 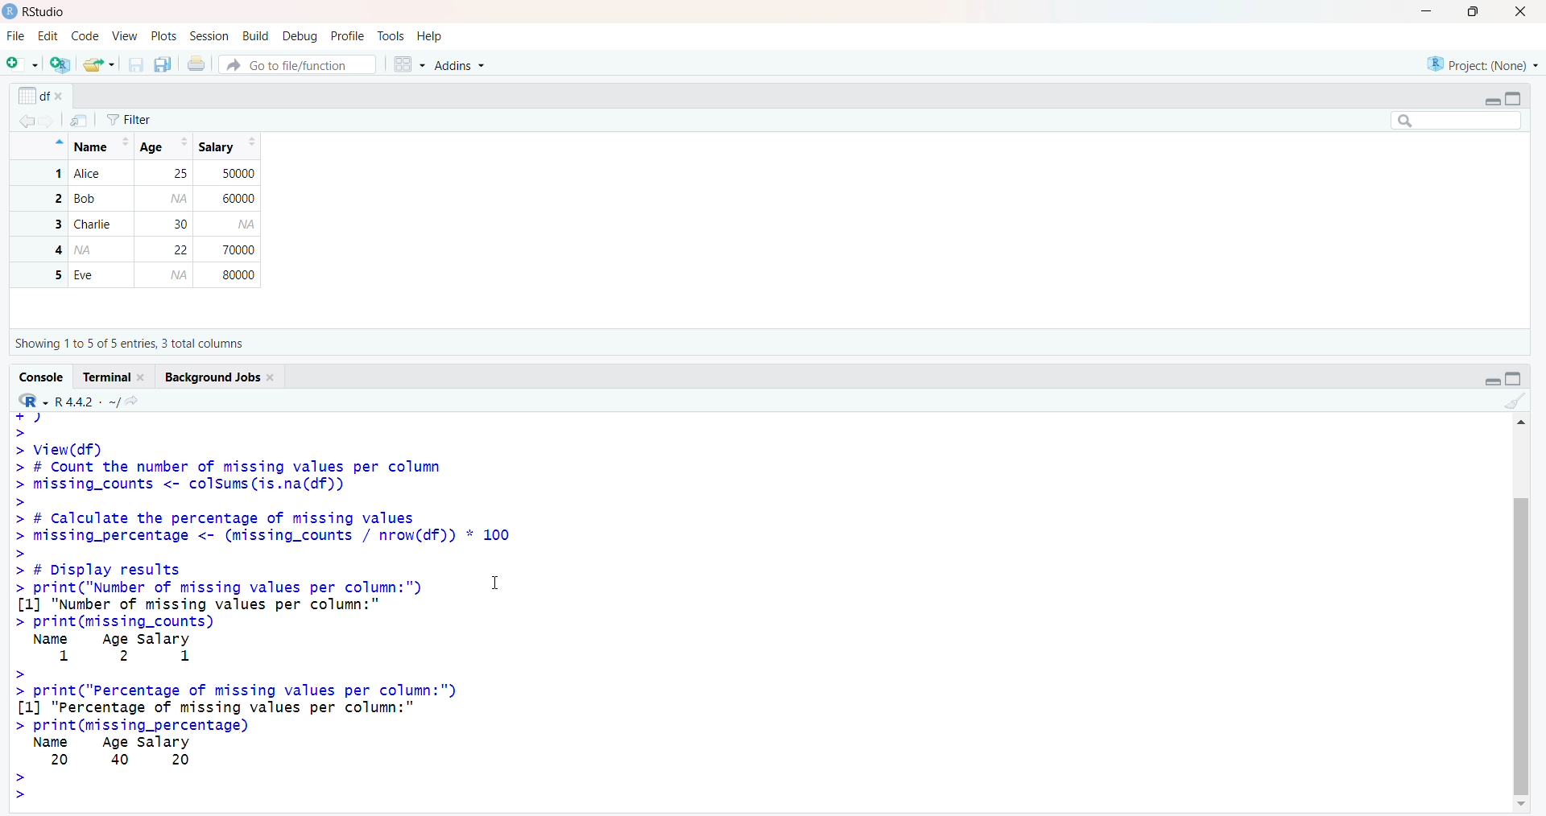 What do you see at coordinates (198, 63) in the screenshot?
I see `Print the current file` at bounding box center [198, 63].